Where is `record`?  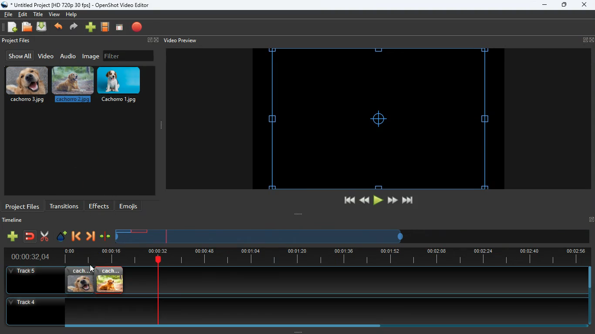
record is located at coordinates (138, 28).